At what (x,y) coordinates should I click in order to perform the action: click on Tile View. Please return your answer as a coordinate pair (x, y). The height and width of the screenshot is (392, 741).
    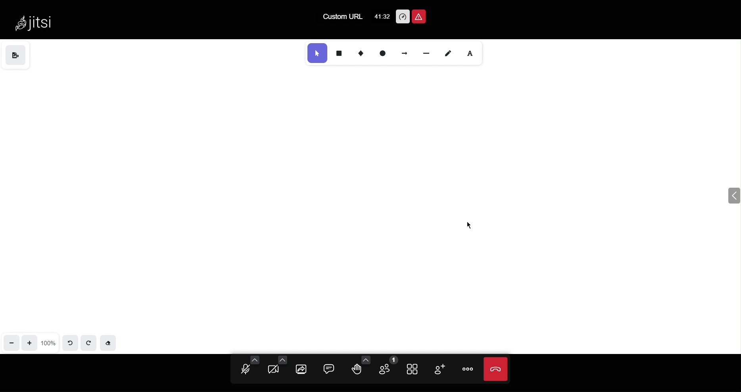
    Looking at the image, I should click on (415, 368).